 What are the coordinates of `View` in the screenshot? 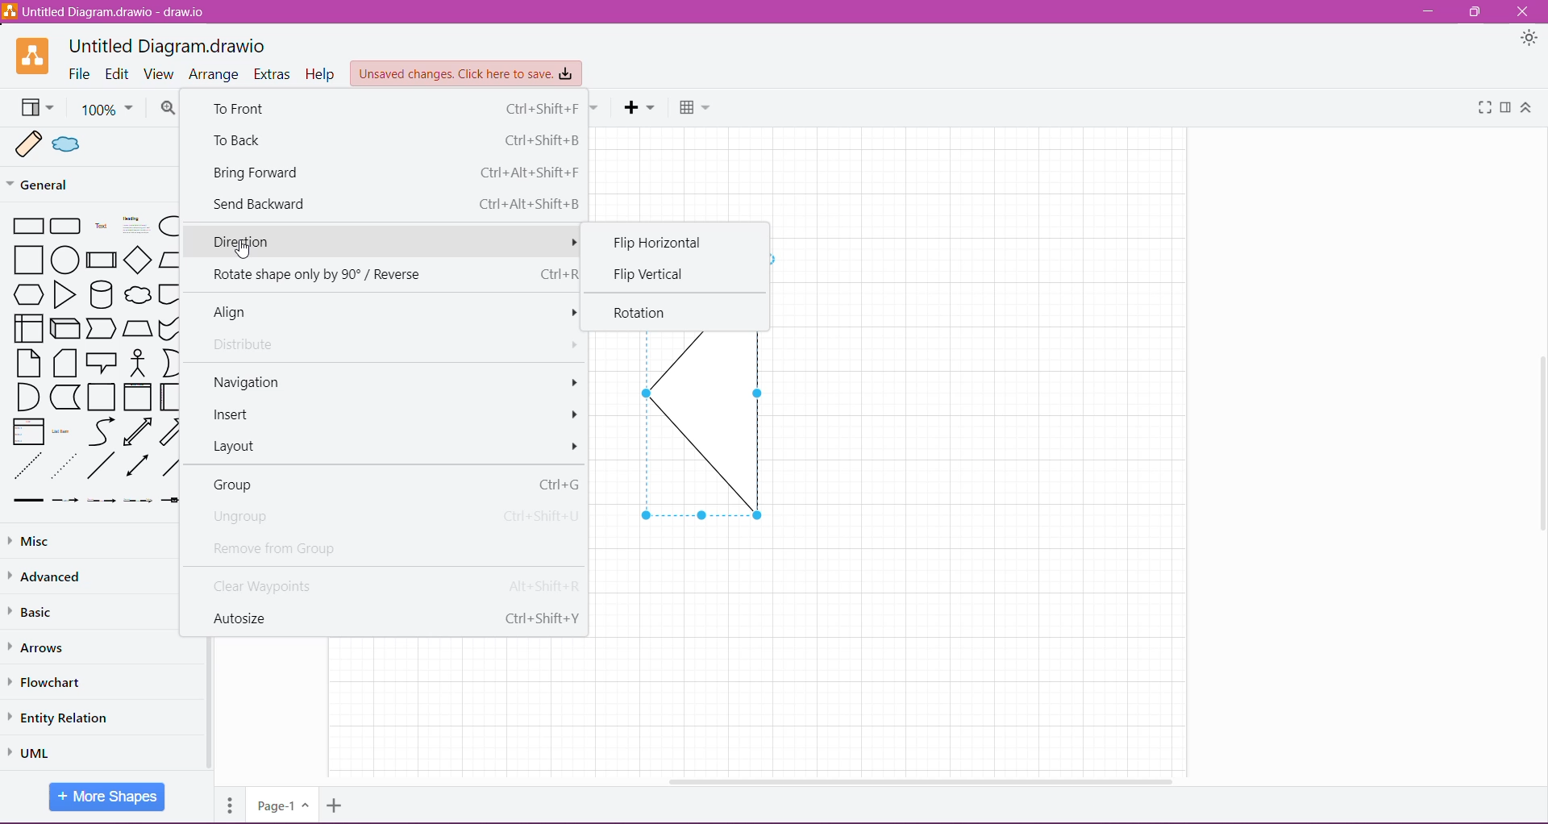 It's located at (160, 73).